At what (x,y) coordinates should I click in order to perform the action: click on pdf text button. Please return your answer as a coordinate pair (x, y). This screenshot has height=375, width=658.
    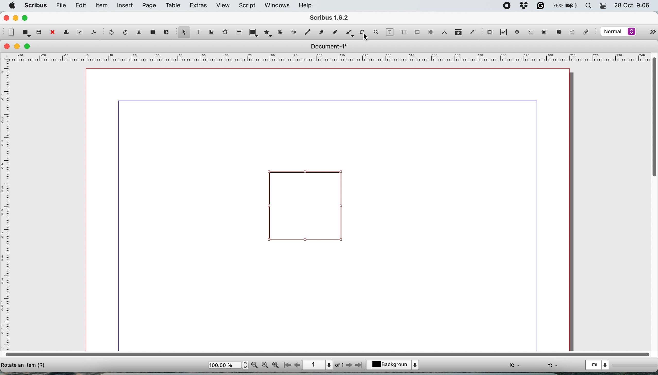
    Looking at the image, I should click on (532, 32).